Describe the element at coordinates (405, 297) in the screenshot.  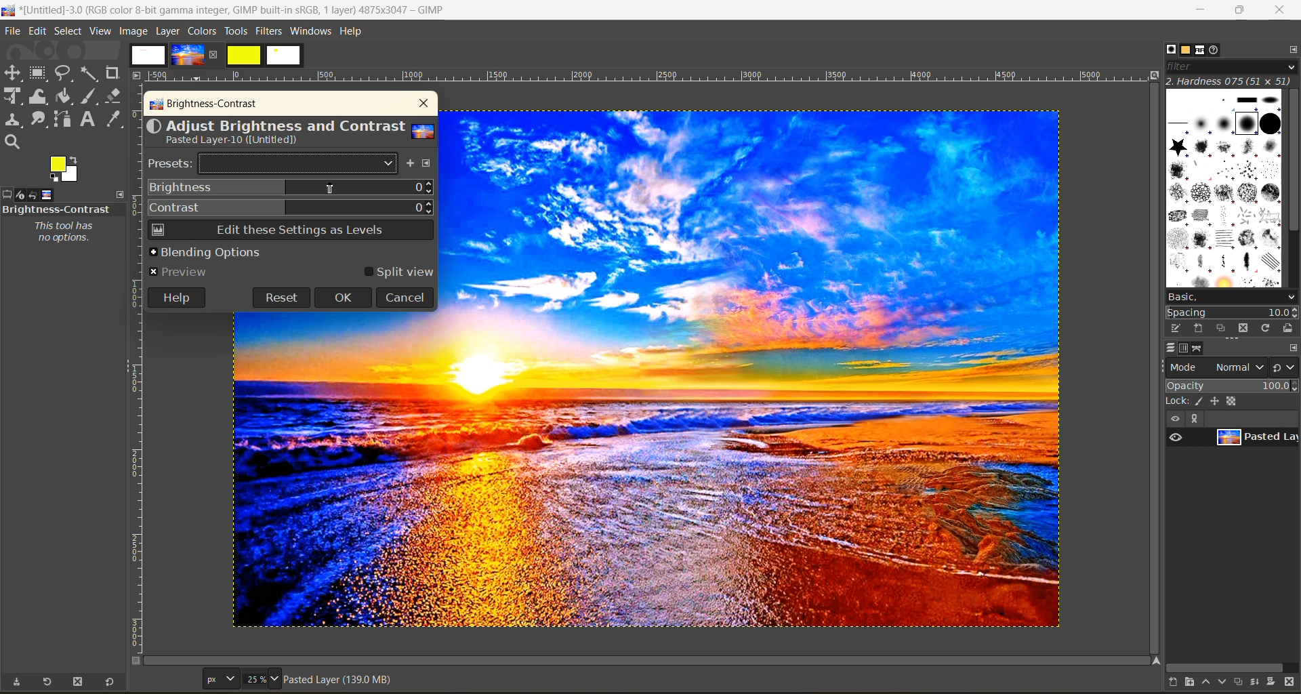
I see `cancel` at that location.